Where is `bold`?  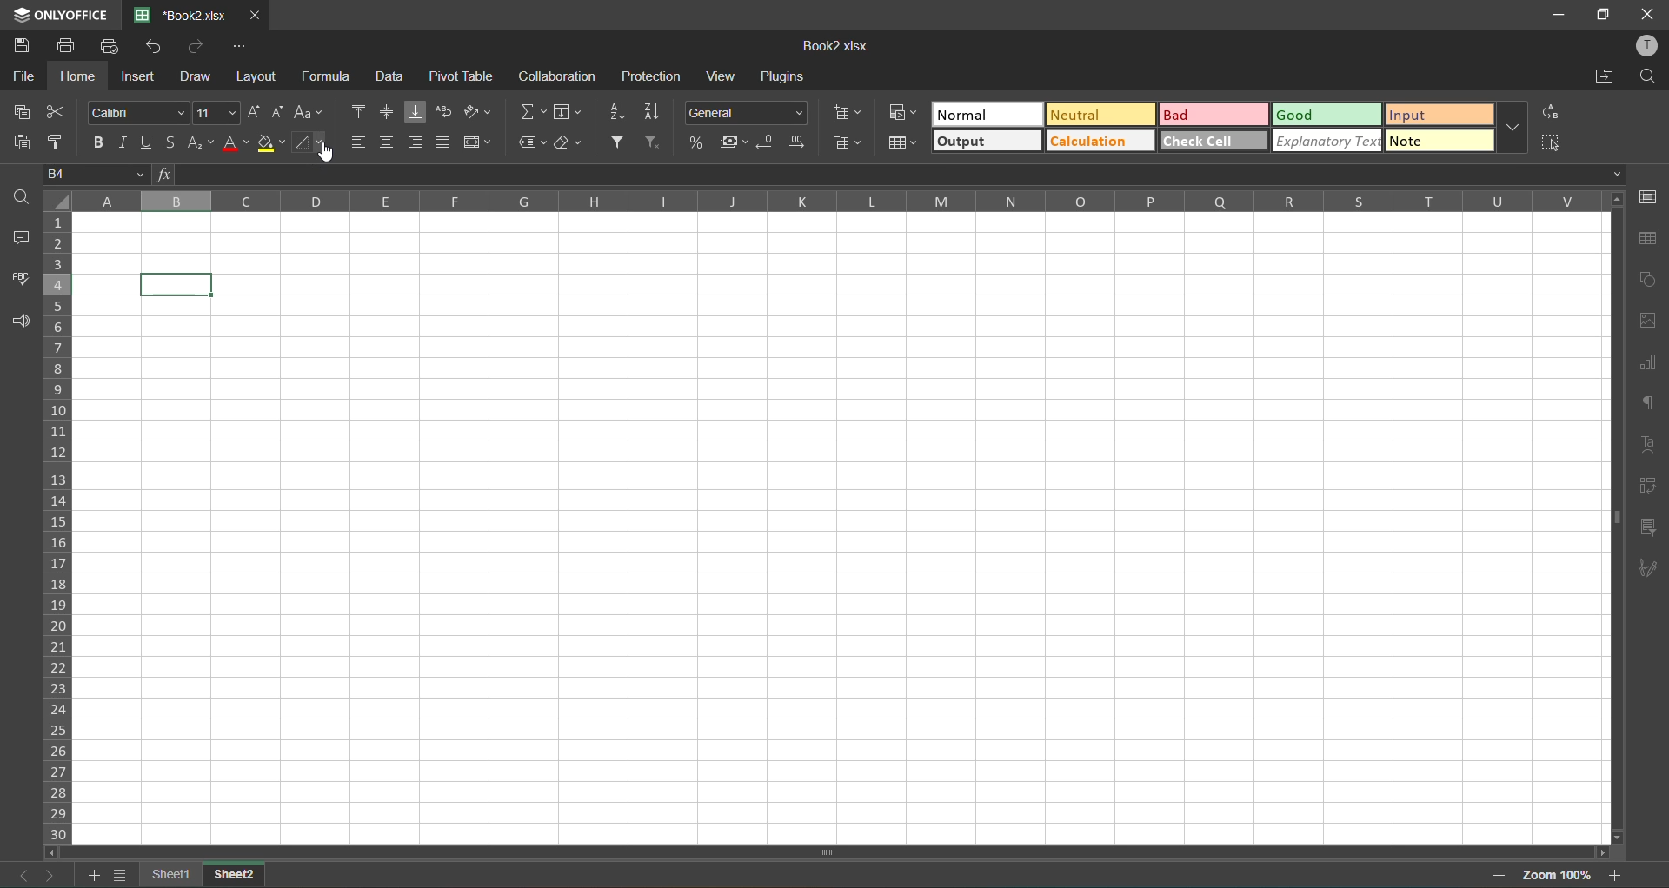 bold is located at coordinates (98, 142).